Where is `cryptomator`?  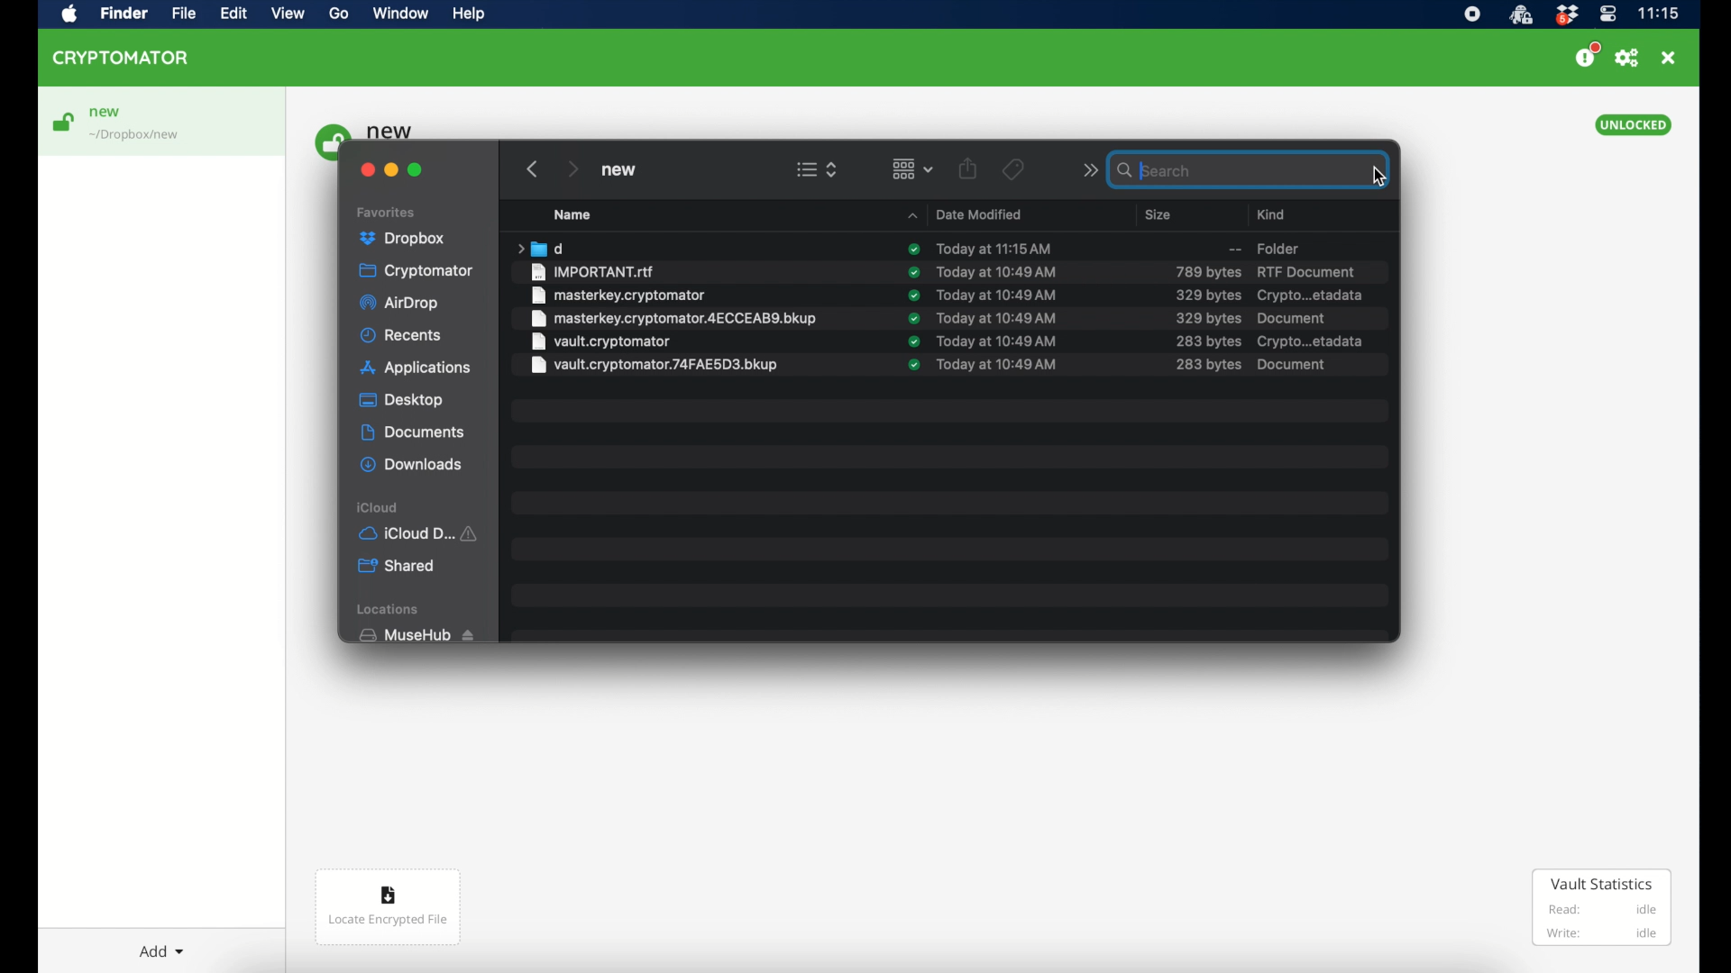
cryptomator is located at coordinates (122, 58).